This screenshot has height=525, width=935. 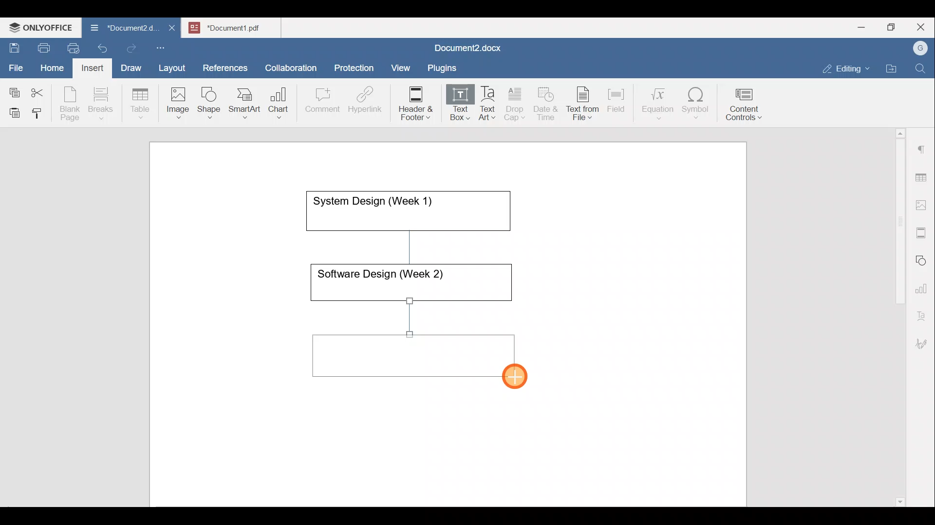 I want to click on ONLYOFFICE, so click(x=41, y=27).